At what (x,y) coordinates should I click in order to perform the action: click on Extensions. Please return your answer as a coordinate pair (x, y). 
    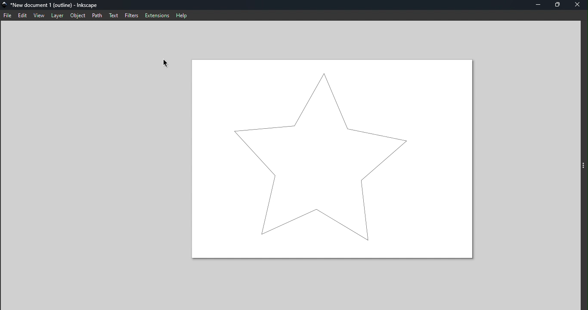
    Looking at the image, I should click on (156, 15).